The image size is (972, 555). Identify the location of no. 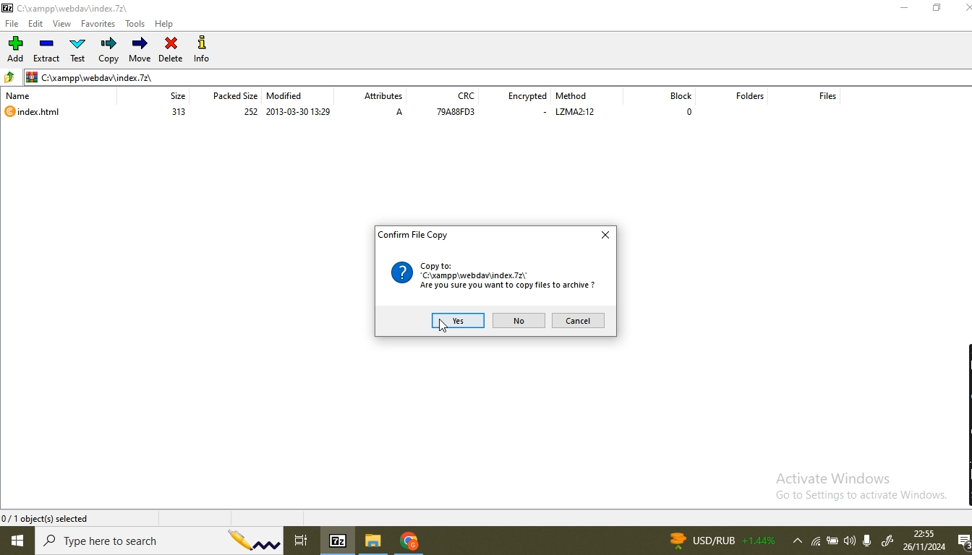
(520, 320).